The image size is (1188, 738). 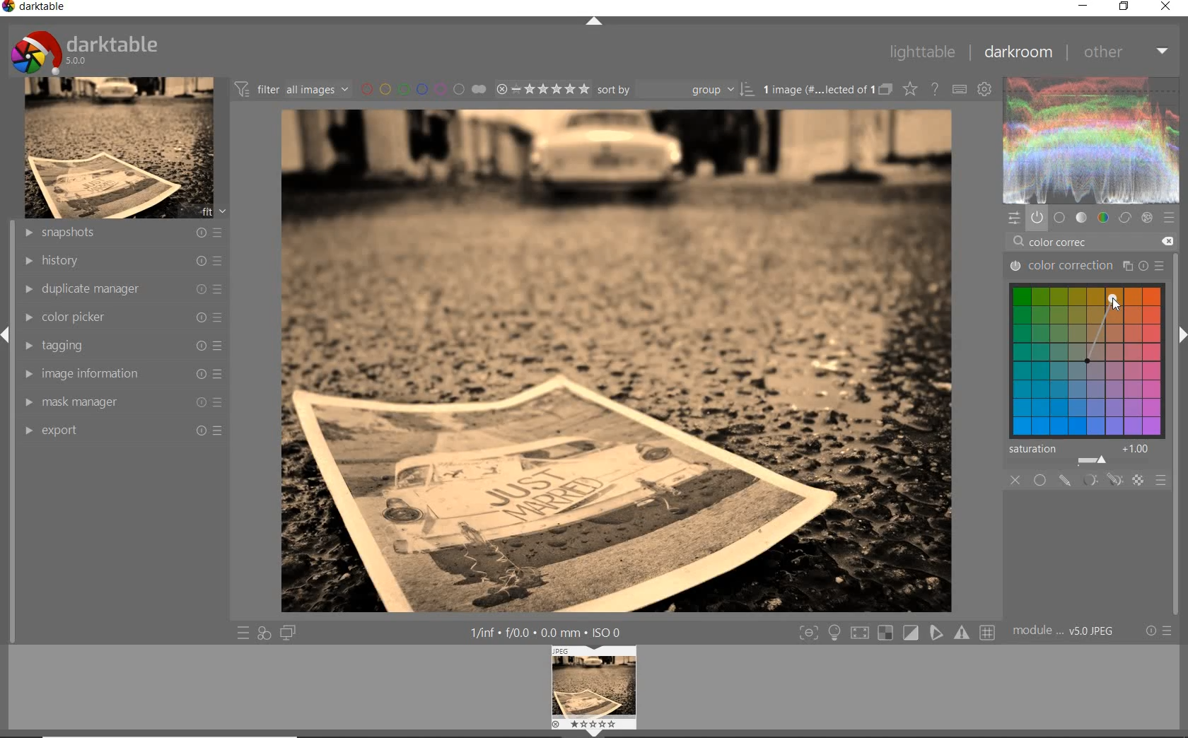 What do you see at coordinates (676, 89) in the screenshot?
I see `sort` at bounding box center [676, 89].